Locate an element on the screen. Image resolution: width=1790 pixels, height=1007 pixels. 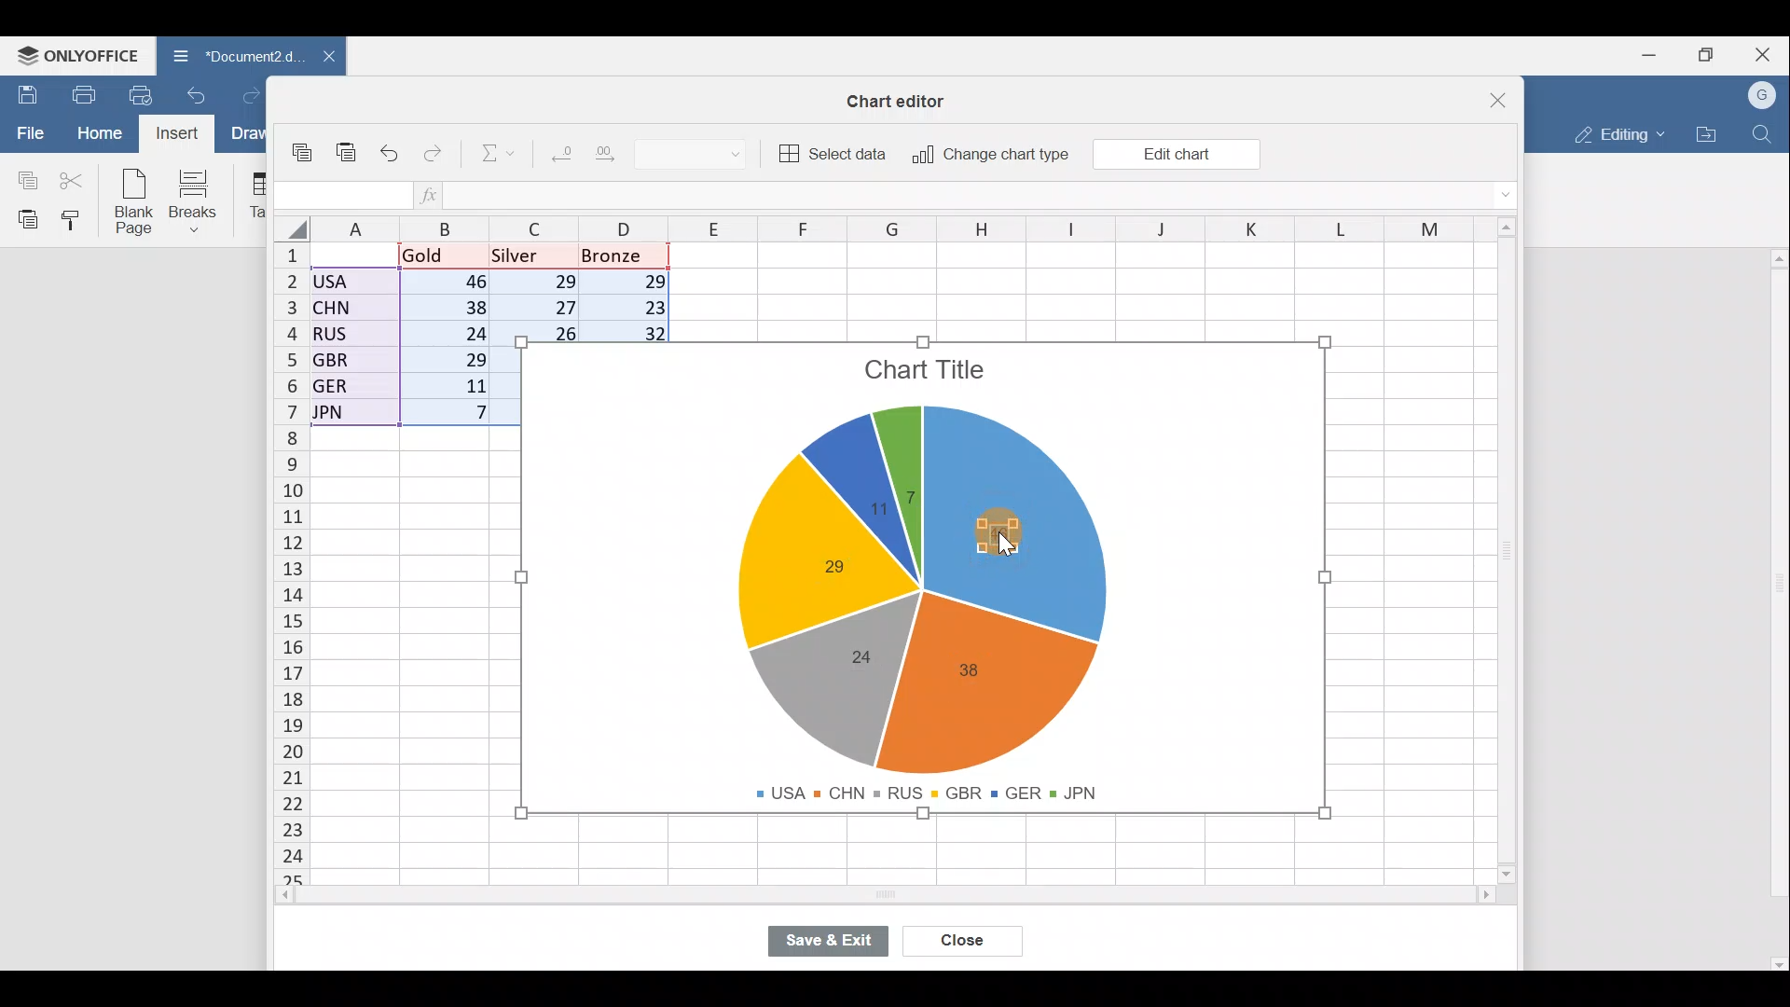
Close is located at coordinates (1768, 53).